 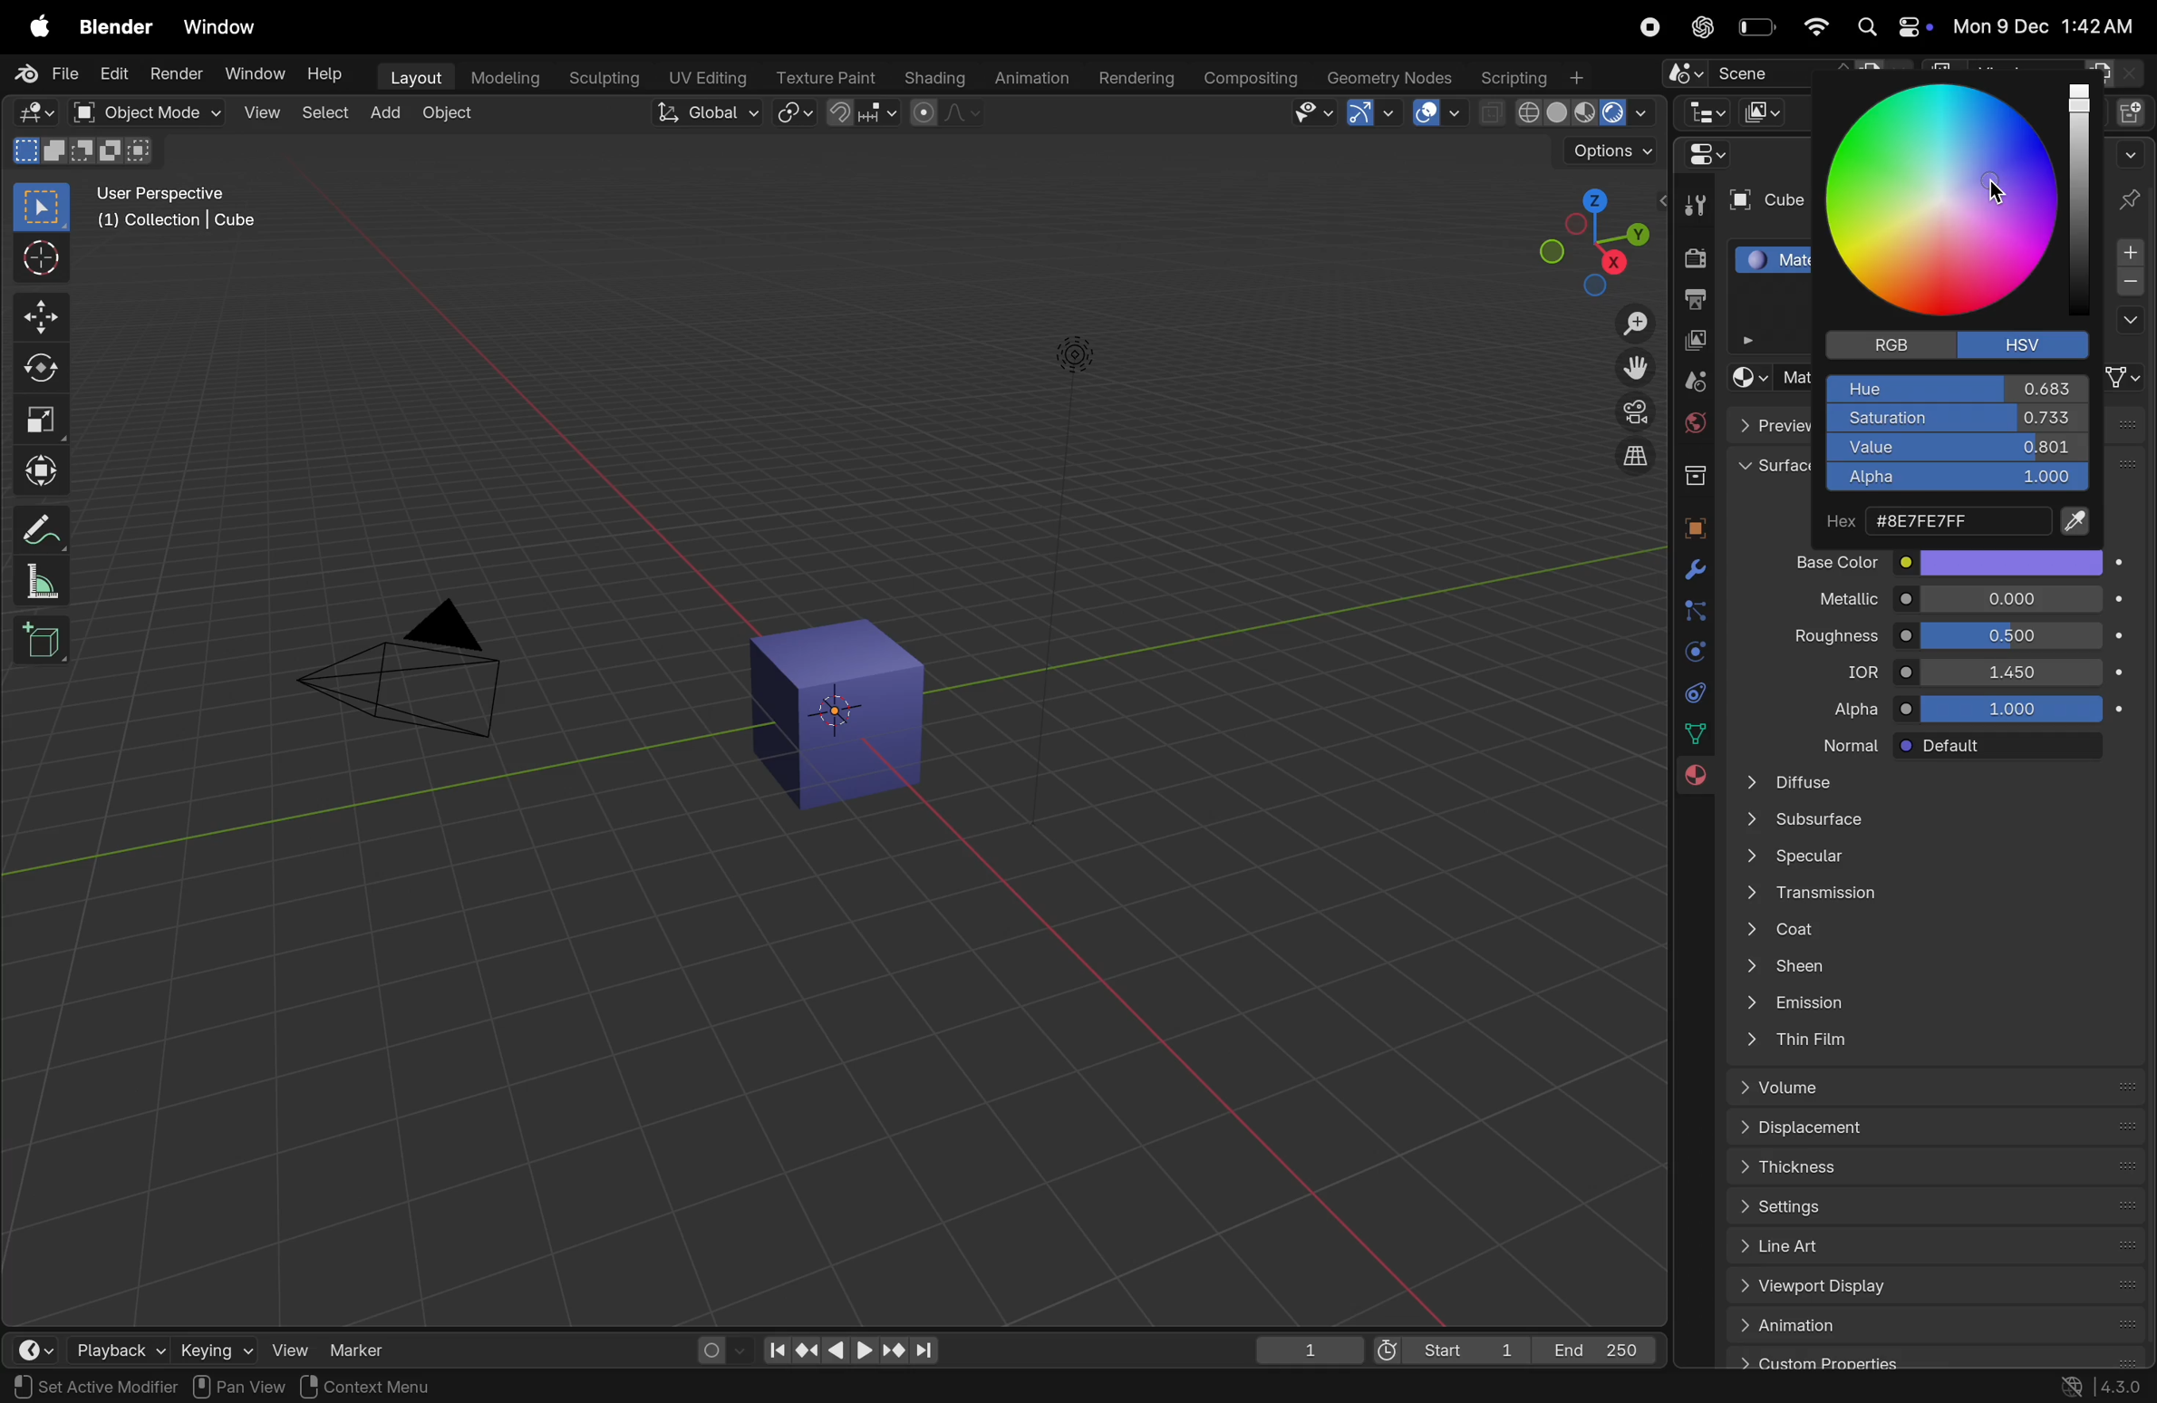 What do you see at coordinates (1078, 357) in the screenshot?
I see `Lights` at bounding box center [1078, 357].